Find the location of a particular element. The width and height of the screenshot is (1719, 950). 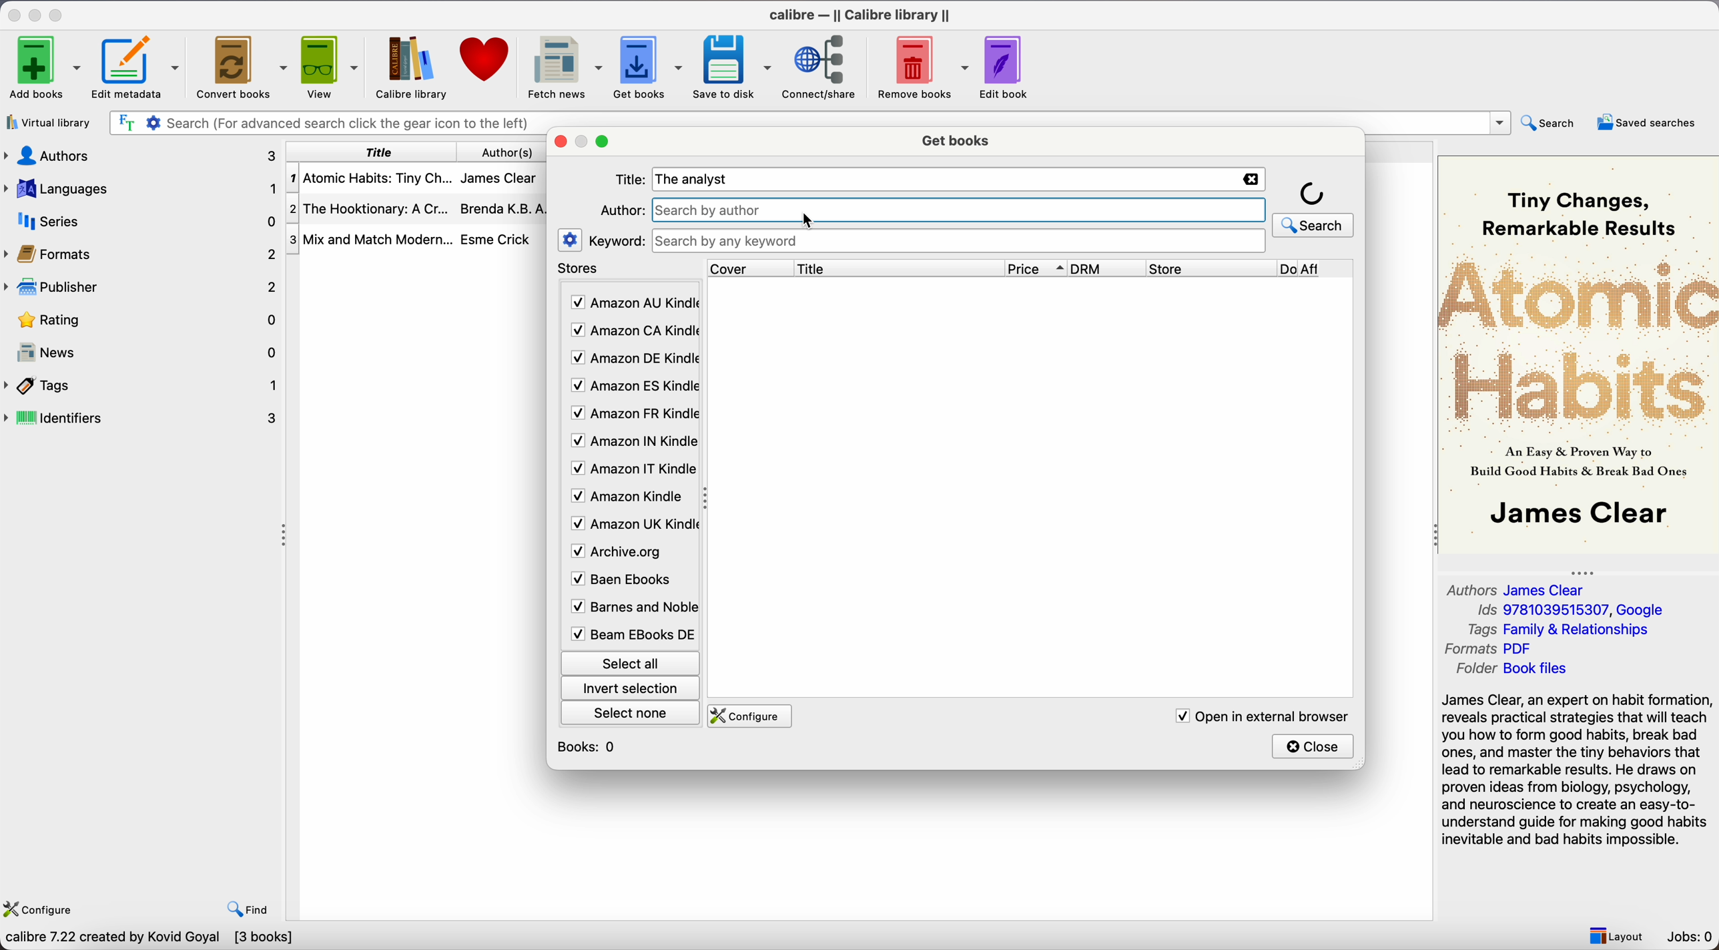

settings is located at coordinates (569, 240).